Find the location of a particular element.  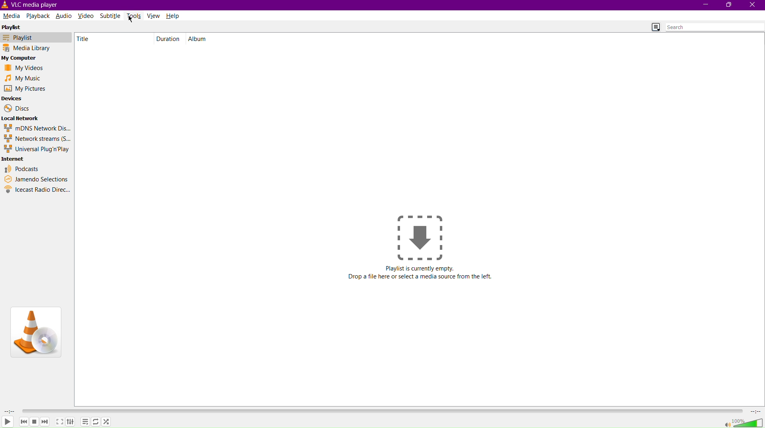

Close is located at coordinates (755, 6).